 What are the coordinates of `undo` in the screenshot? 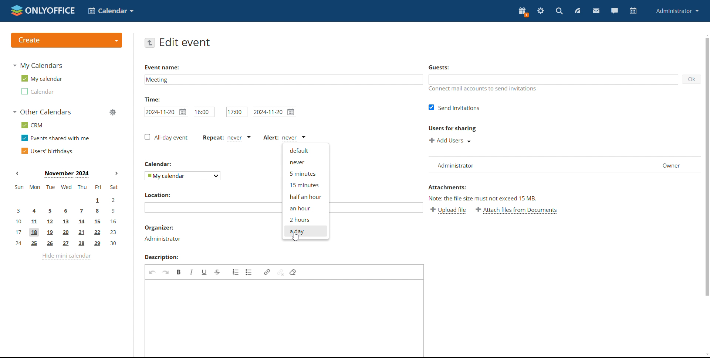 It's located at (152, 271).